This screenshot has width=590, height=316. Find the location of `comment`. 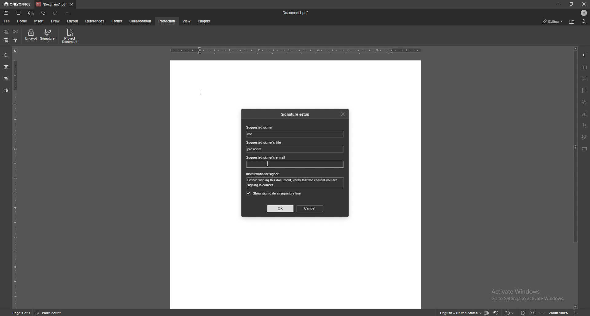

comment is located at coordinates (5, 67).